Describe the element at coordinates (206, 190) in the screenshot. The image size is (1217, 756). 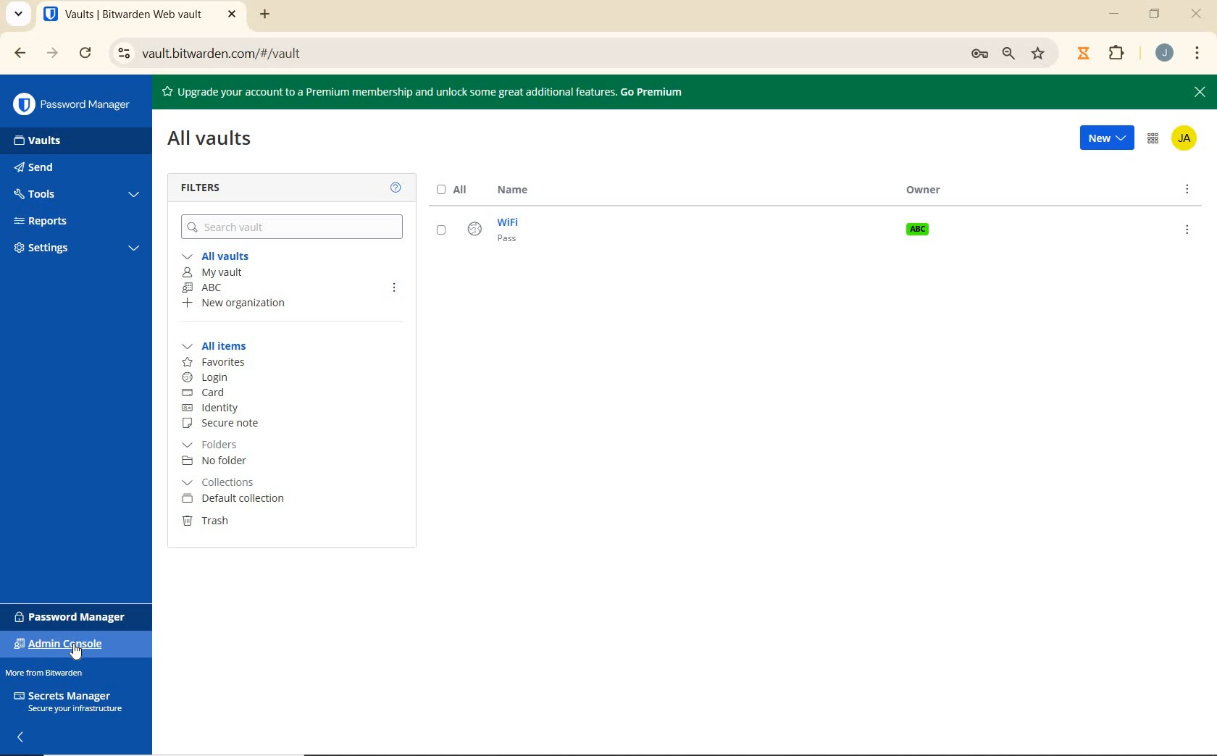
I see `FILTERS` at that location.